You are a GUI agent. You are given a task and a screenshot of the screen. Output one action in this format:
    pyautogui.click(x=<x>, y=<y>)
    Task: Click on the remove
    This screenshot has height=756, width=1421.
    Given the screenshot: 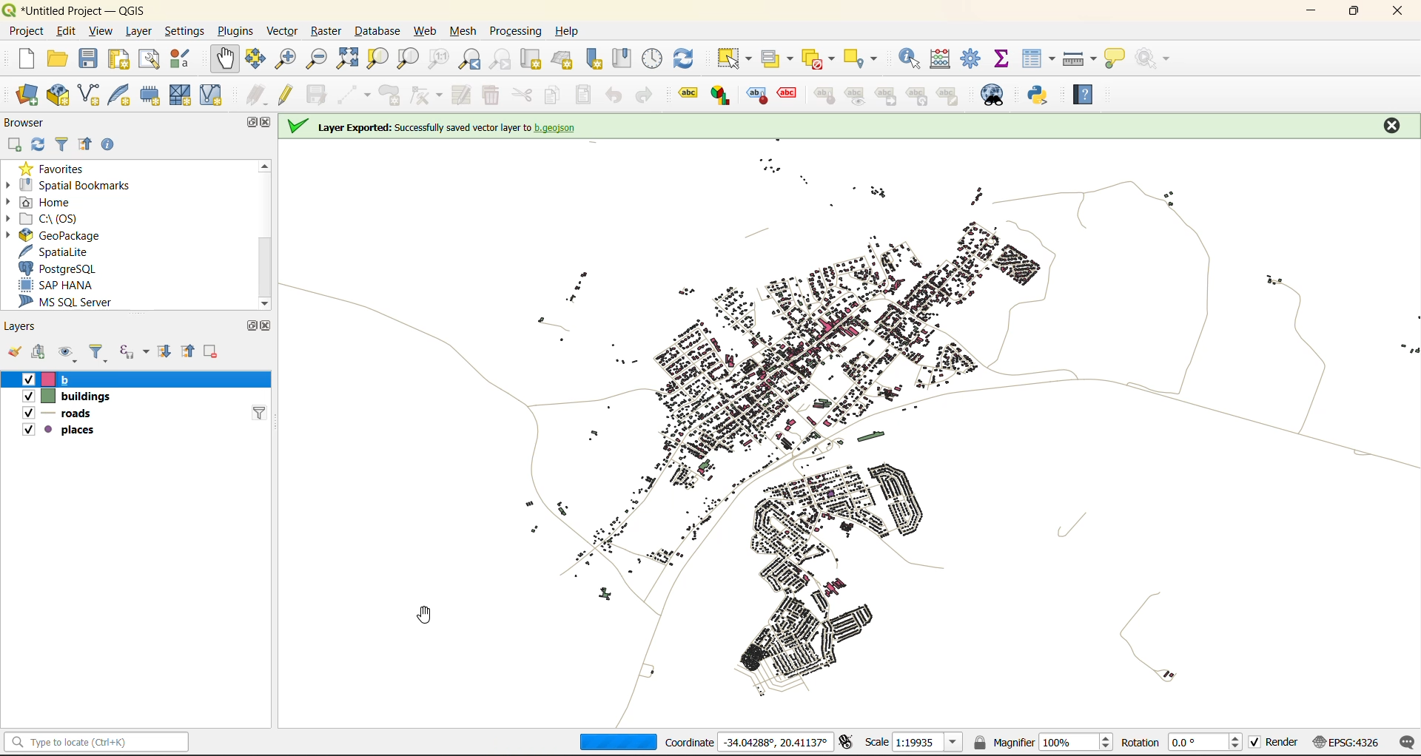 What is the action you would take?
    pyautogui.click(x=214, y=352)
    